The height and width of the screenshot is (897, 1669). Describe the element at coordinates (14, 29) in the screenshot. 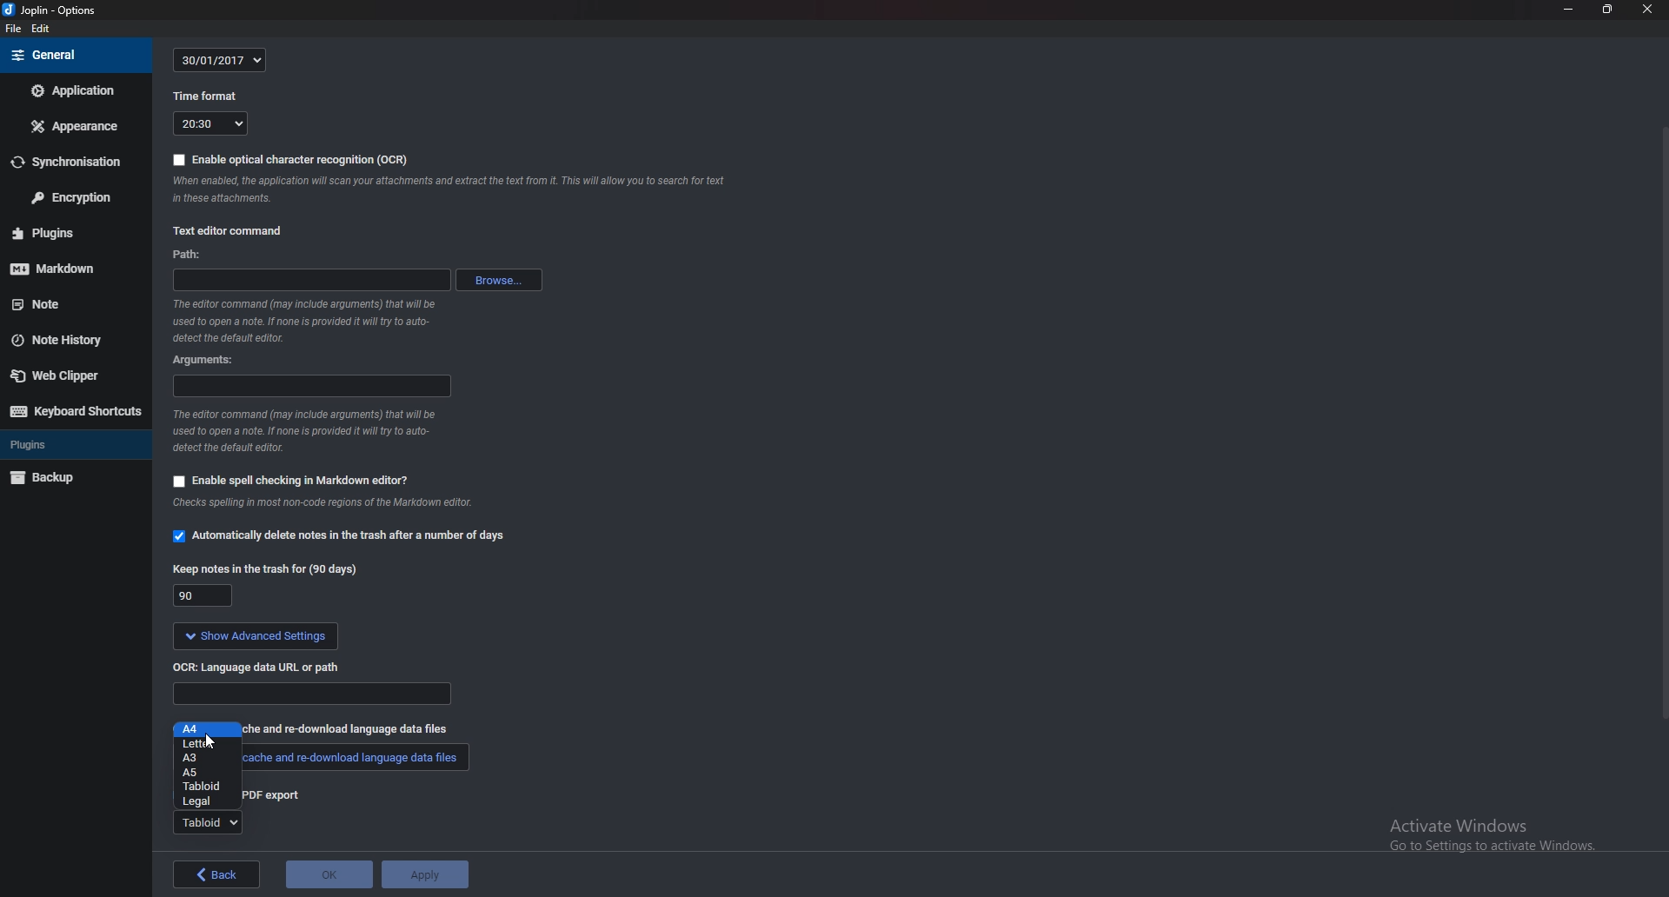

I see `file` at that location.